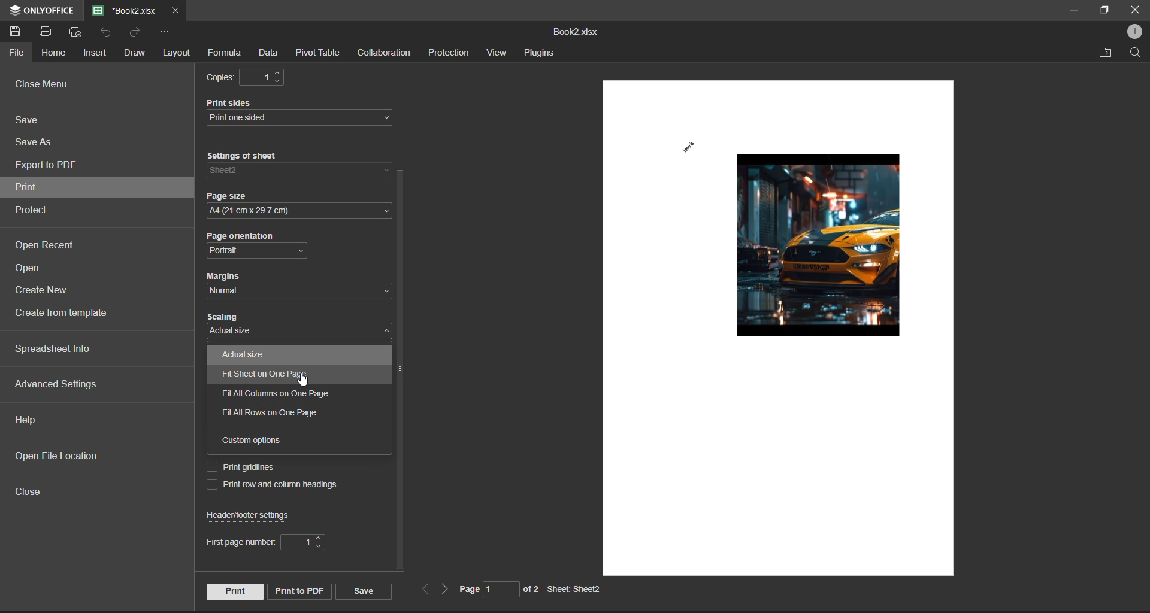 Image resolution: width=1150 pixels, height=613 pixels. I want to click on header/footer settings, so click(253, 515).